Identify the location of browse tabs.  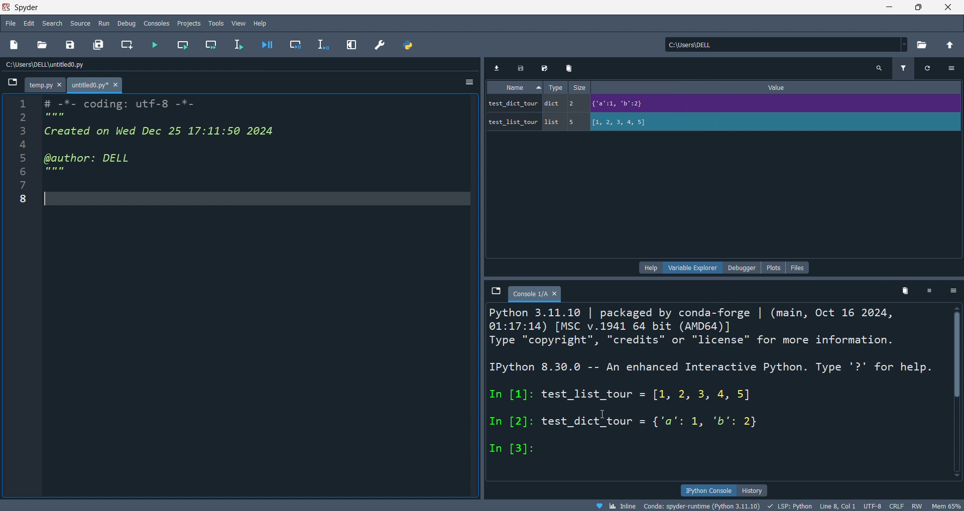
(496, 291).